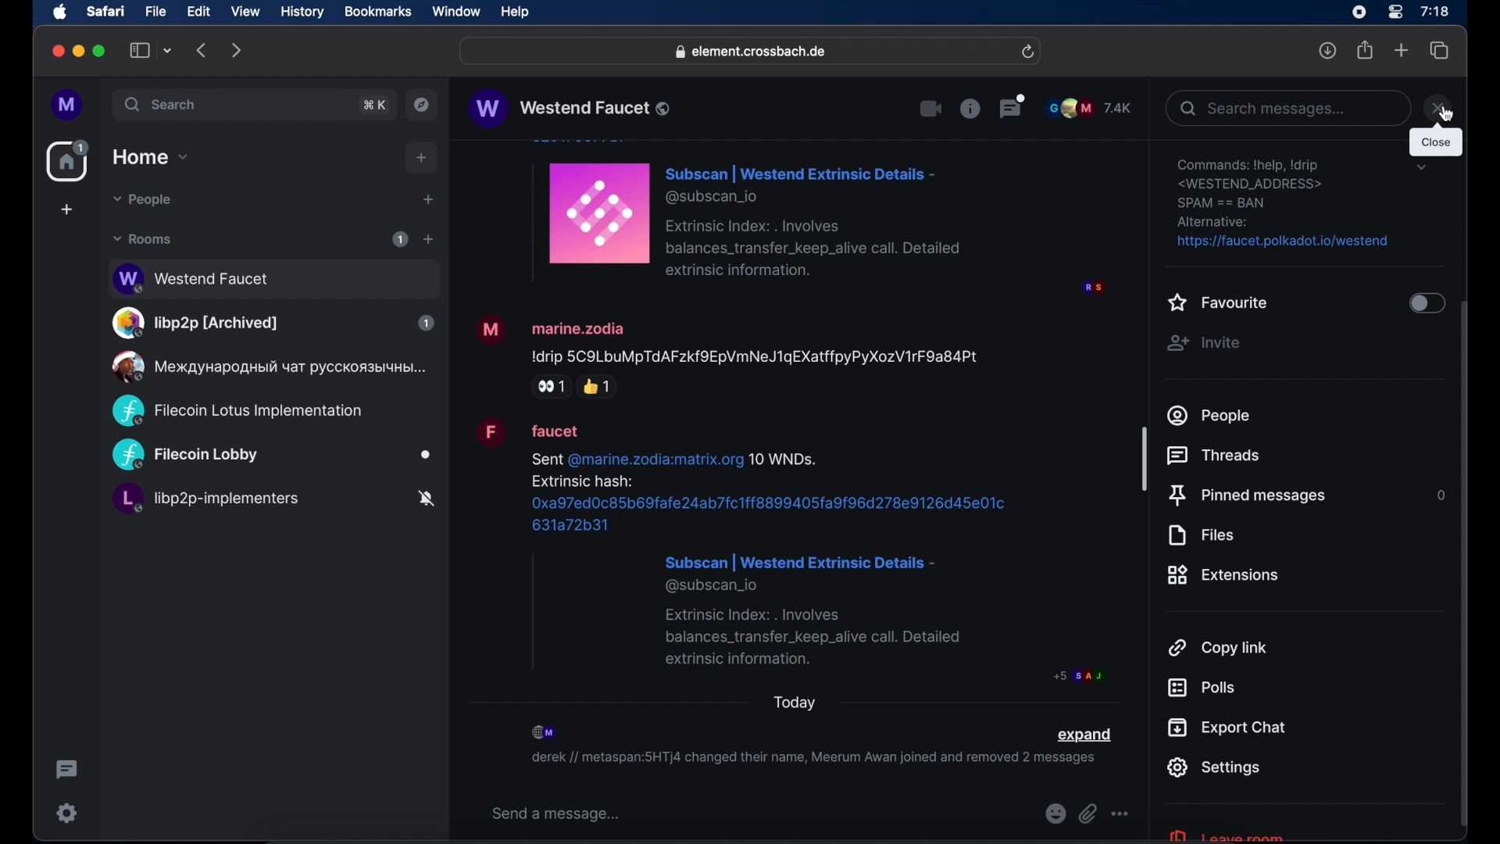  What do you see at coordinates (1201, 688) in the screenshot?
I see `polls` at bounding box center [1201, 688].